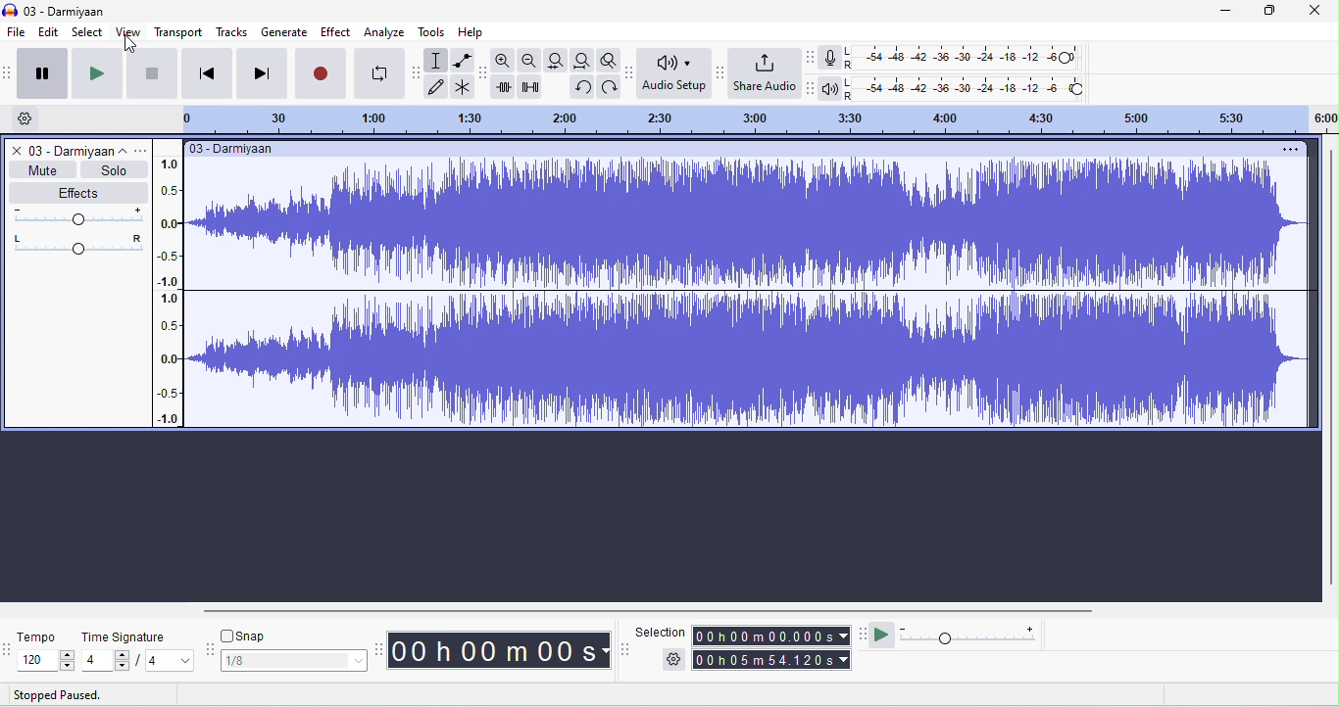  What do you see at coordinates (483, 73) in the screenshot?
I see `audacity edit toolbar` at bounding box center [483, 73].